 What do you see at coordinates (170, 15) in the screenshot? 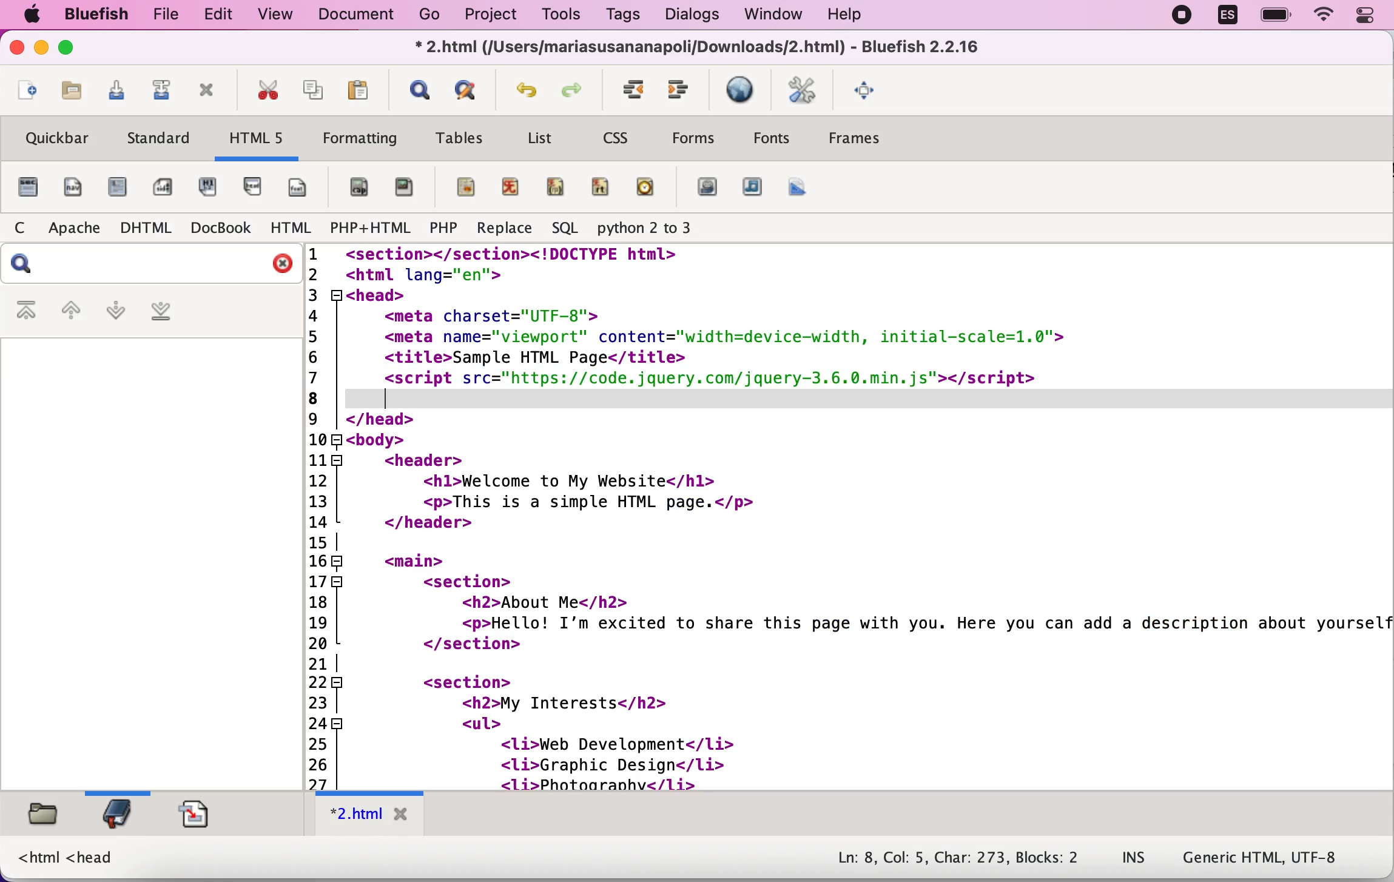
I see `file` at bounding box center [170, 15].